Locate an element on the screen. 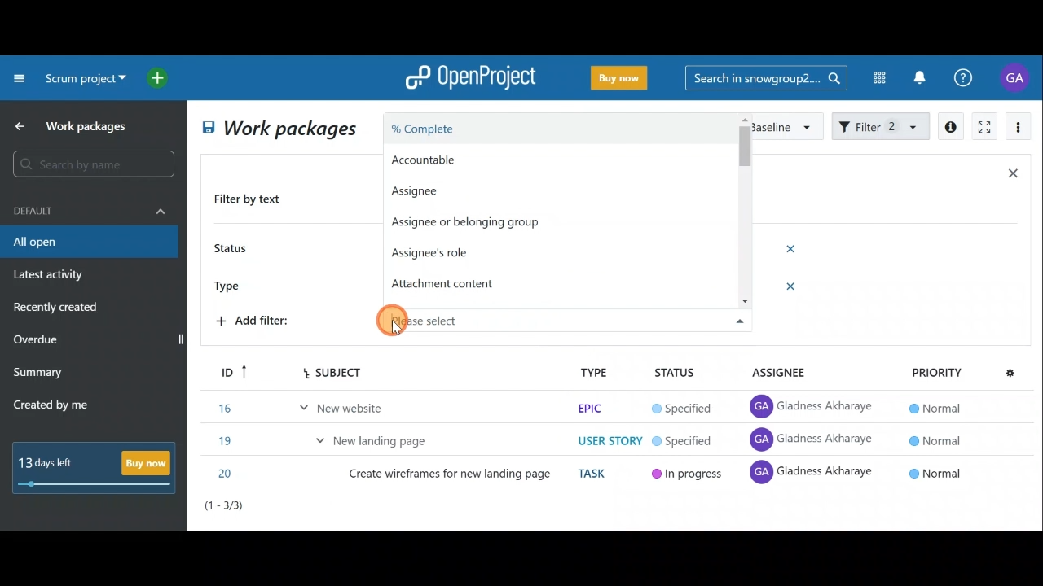  Item 14 is located at coordinates (312, 405).